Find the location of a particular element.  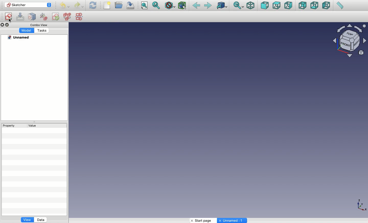

 is located at coordinates (37, 25).